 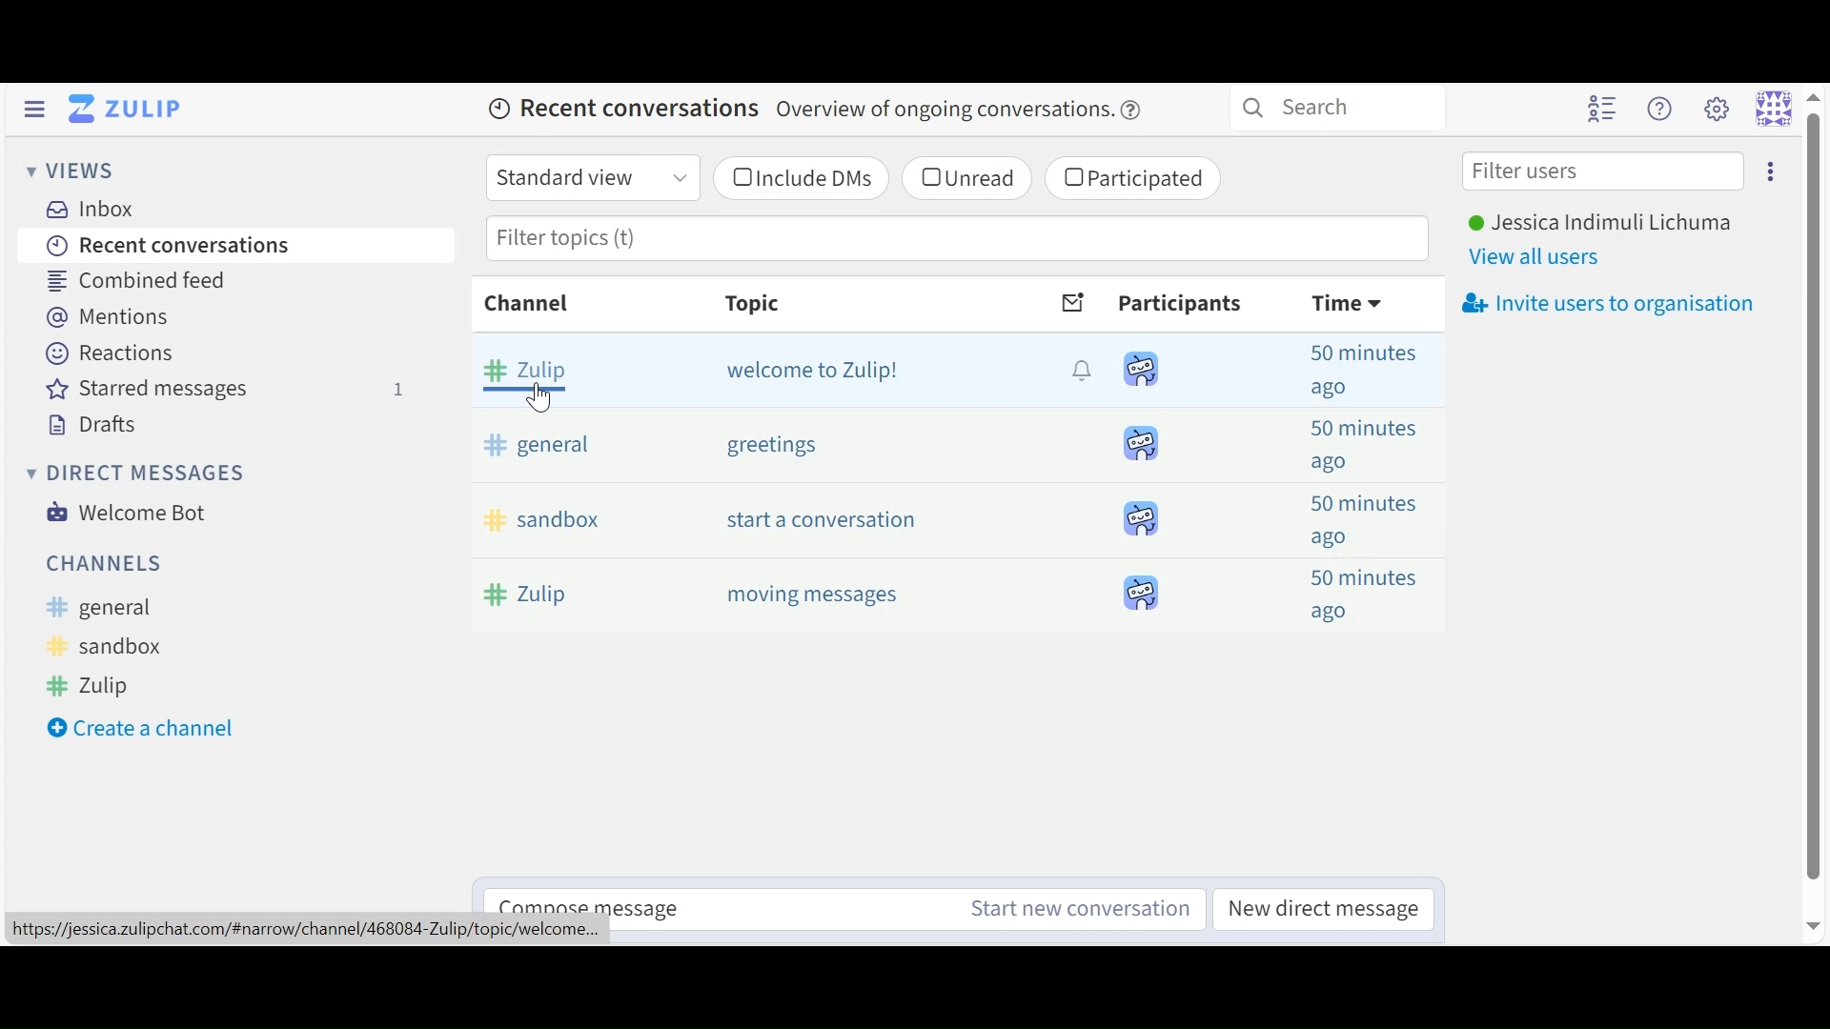 I want to click on Inbox, so click(x=89, y=209).